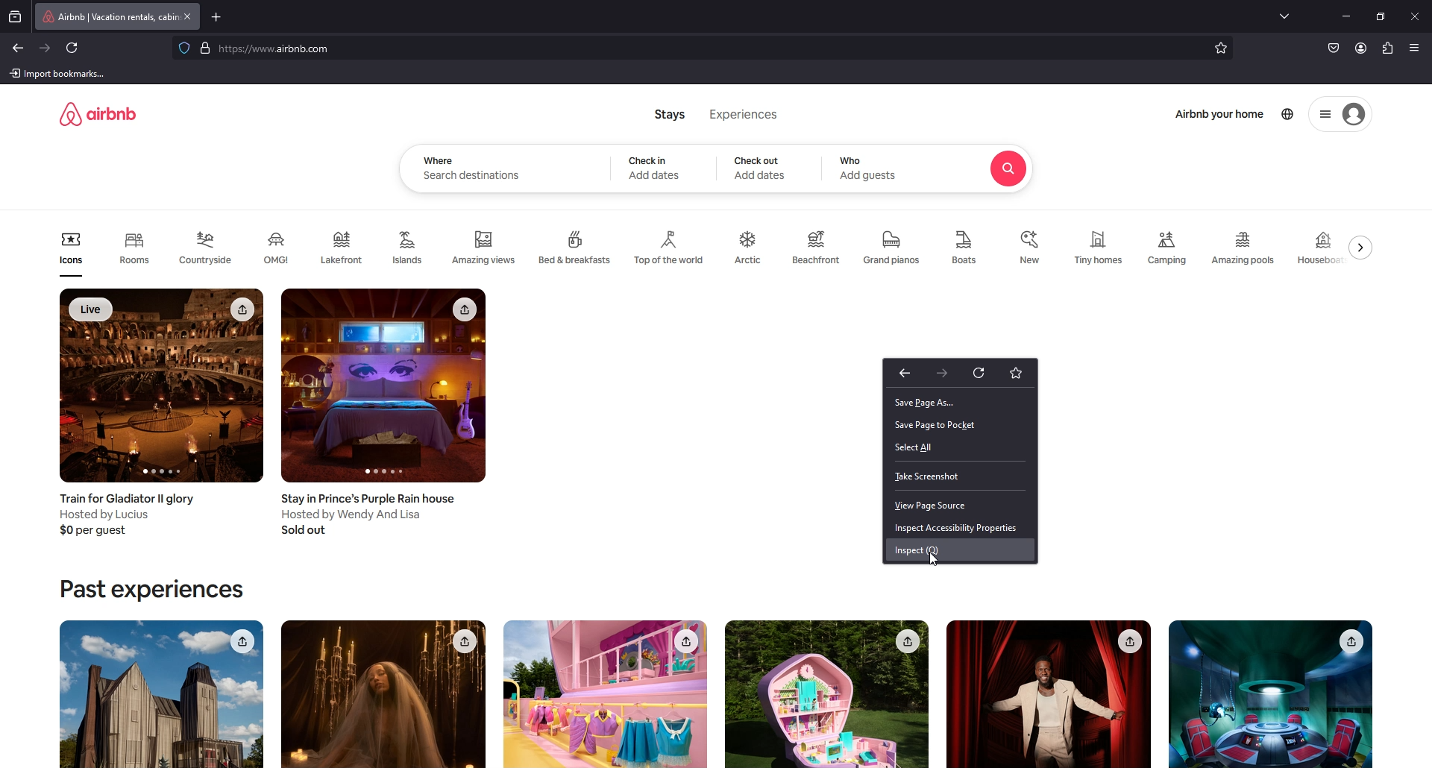  I want to click on favourites, so click(1015, 373).